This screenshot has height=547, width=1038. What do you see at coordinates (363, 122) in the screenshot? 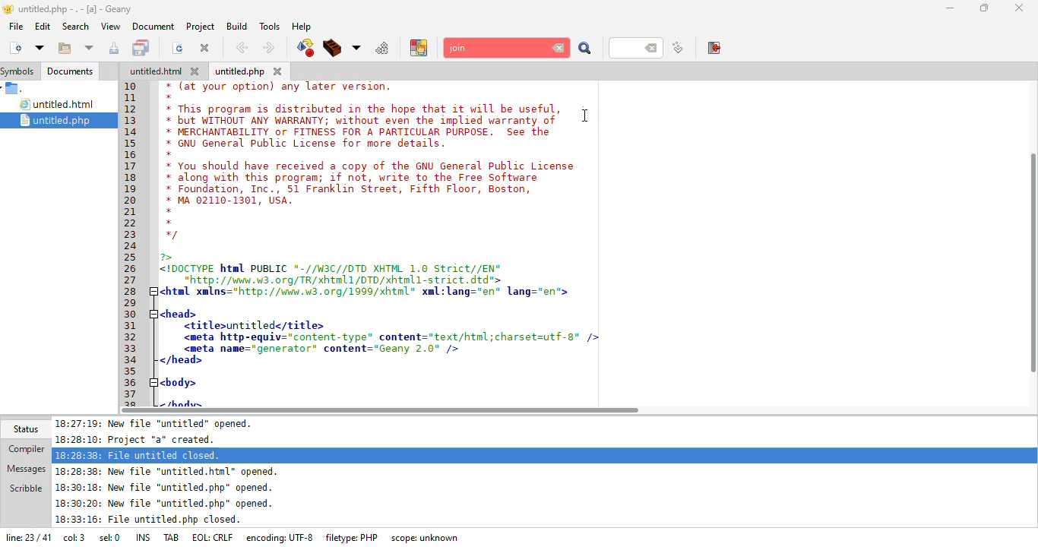
I see `* but without any warranty; without even the implied warranty of` at bounding box center [363, 122].